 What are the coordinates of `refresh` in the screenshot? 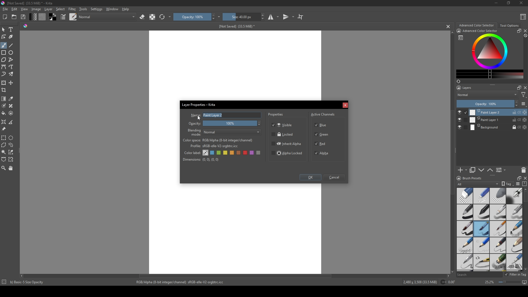 It's located at (162, 17).